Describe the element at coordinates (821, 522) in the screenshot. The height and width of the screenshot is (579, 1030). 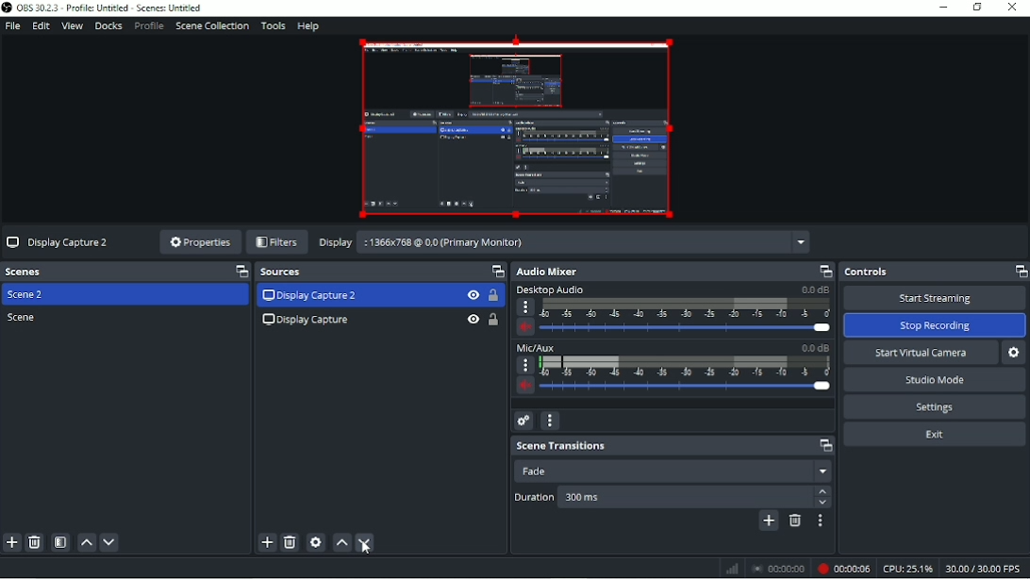
I see `Transition properties` at that location.